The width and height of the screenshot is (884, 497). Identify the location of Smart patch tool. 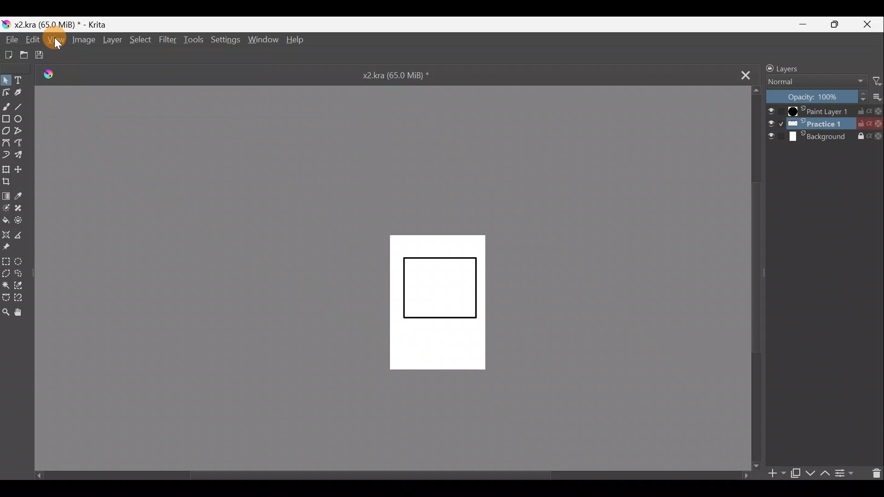
(23, 209).